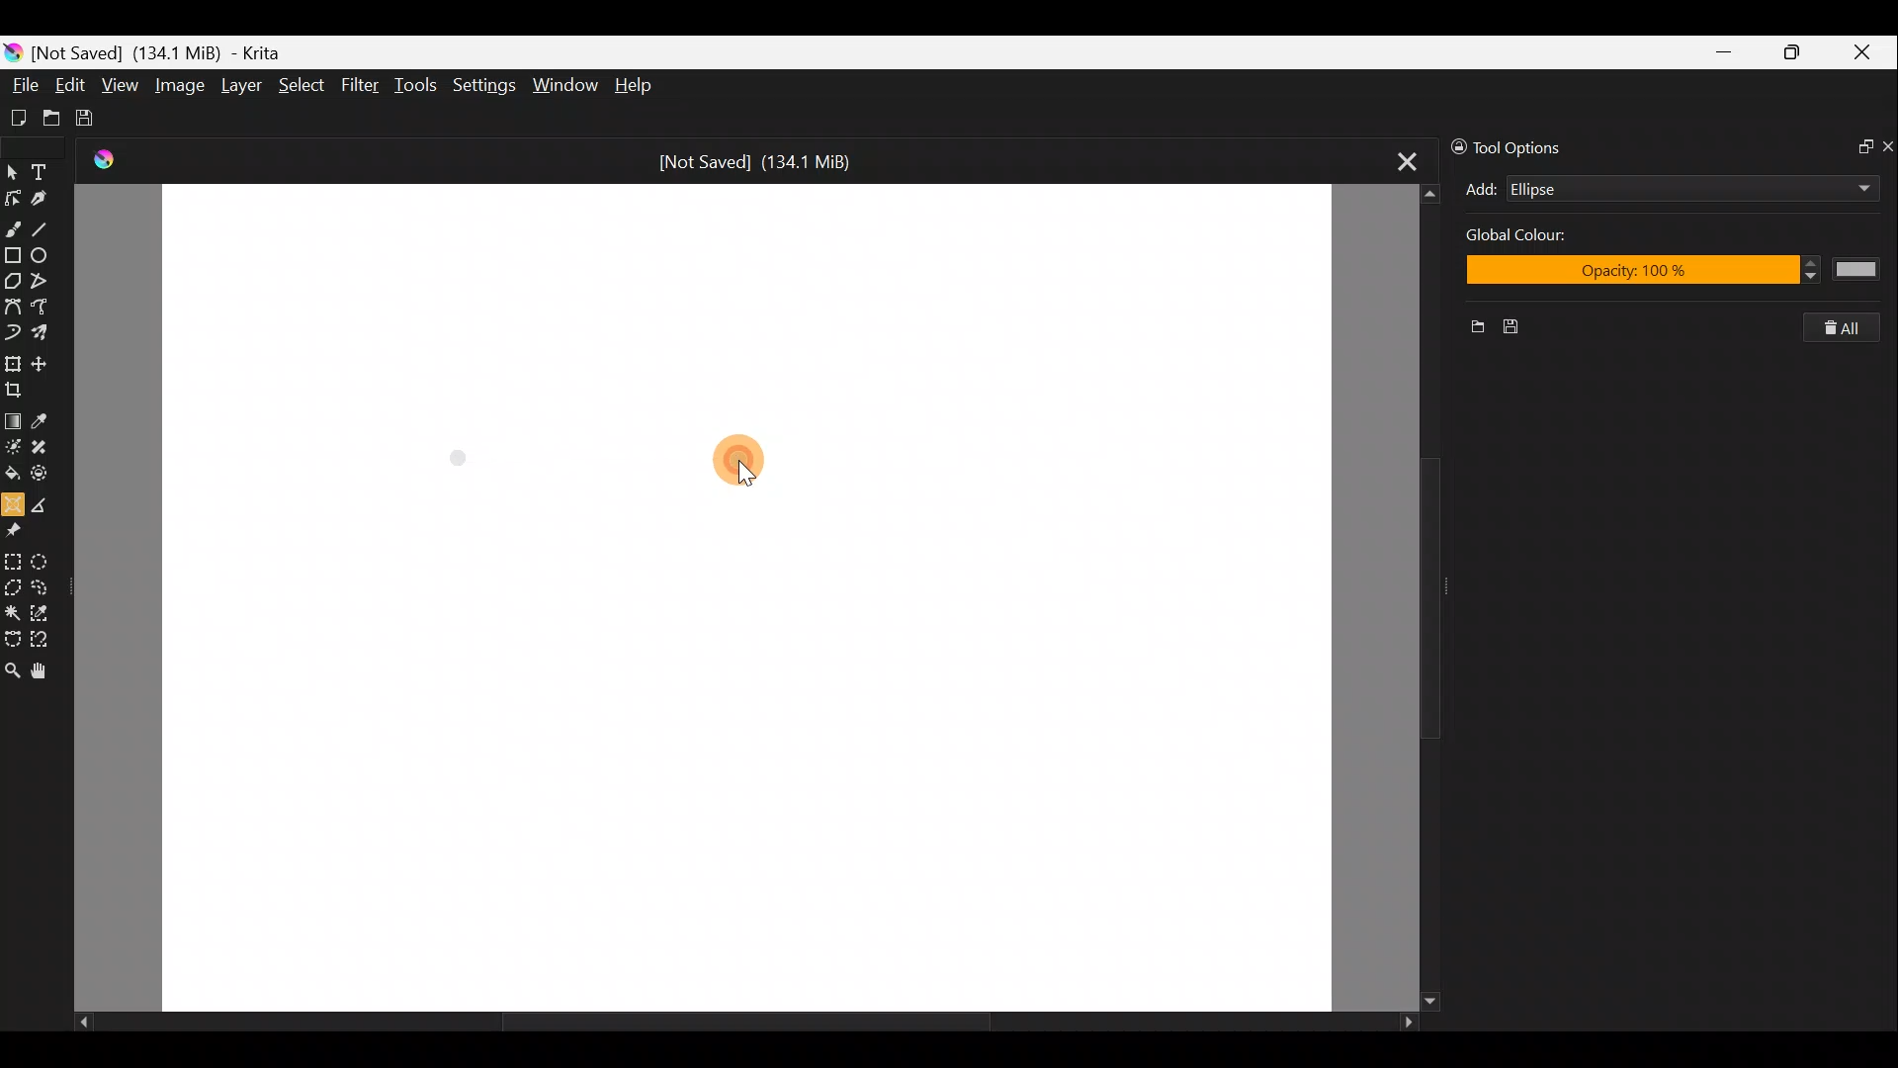 The width and height of the screenshot is (1898, 1068). Describe the element at coordinates (101, 160) in the screenshot. I see `Krita Logo` at that location.